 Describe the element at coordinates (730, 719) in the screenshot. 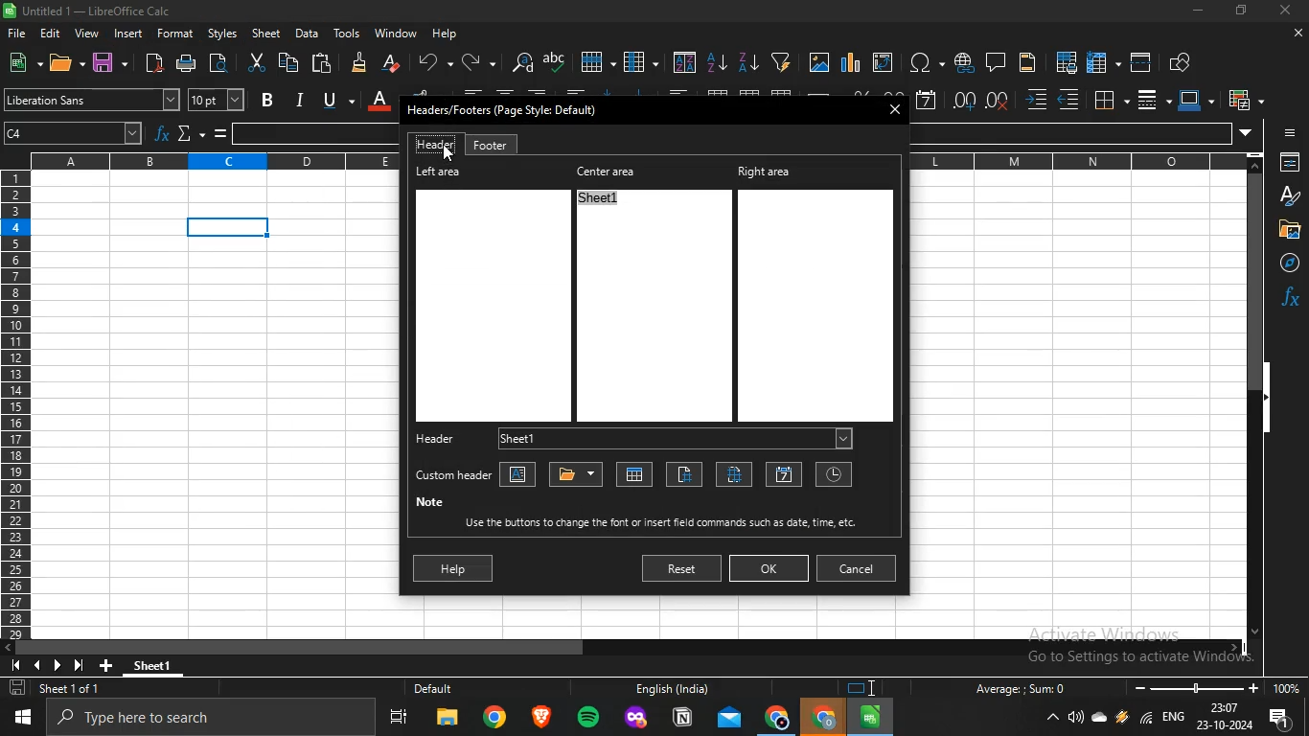

I see `outlook` at that location.